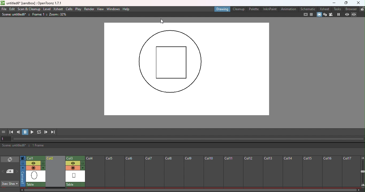  Describe the element at coordinates (23, 158) in the screenshot. I see `Click to select camera` at that location.